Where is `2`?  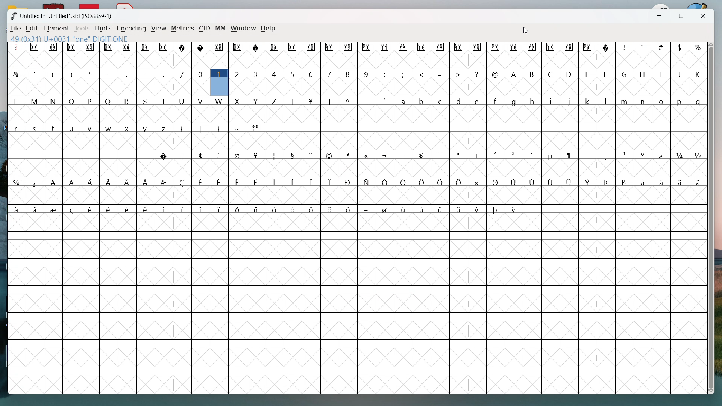
2 is located at coordinates (238, 74).